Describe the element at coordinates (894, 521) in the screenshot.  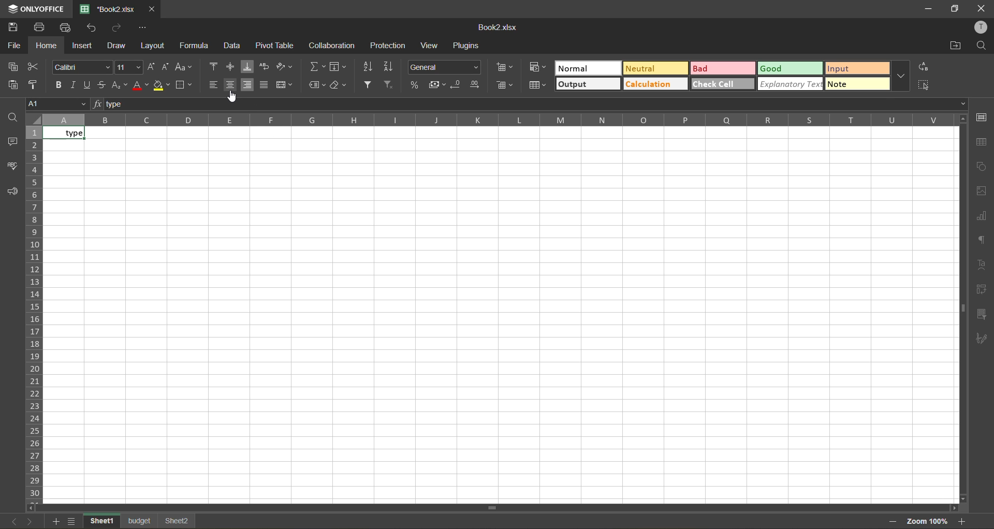
I see `zoom out` at that location.